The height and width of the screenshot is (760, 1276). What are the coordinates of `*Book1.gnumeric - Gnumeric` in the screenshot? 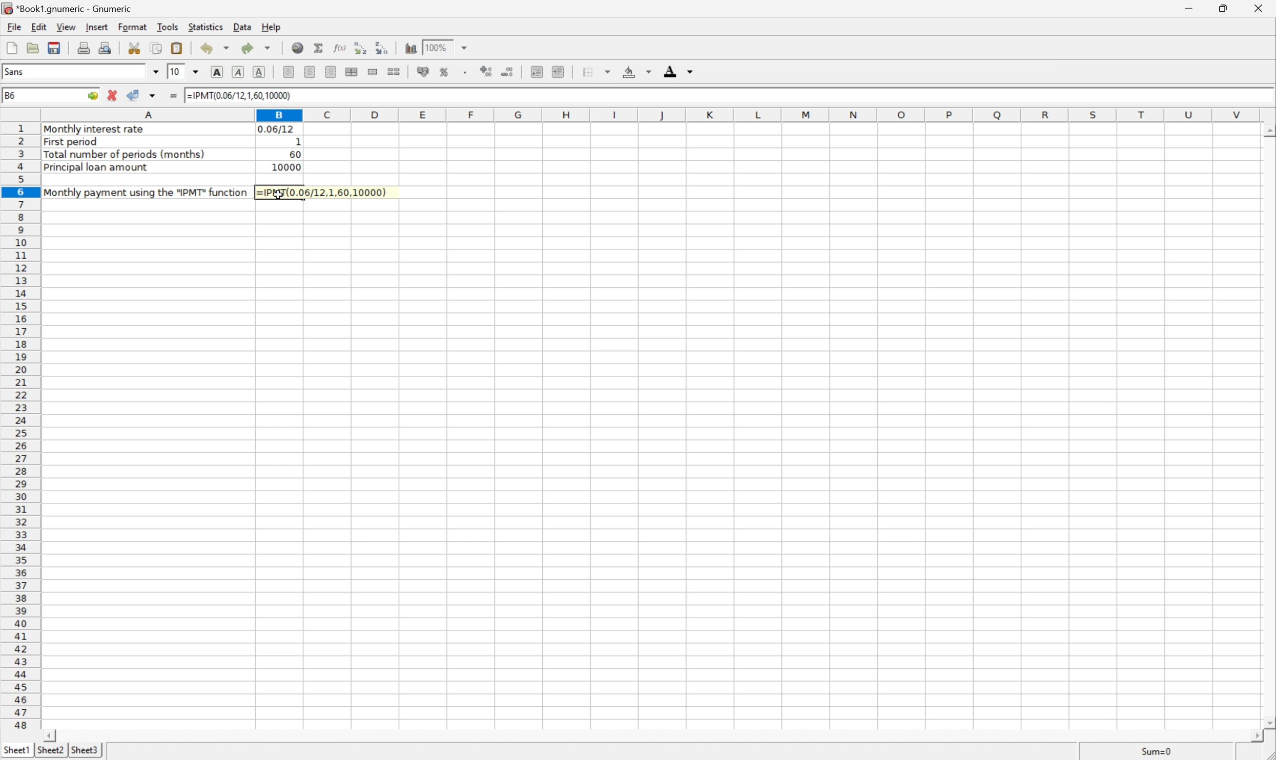 It's located at (71, 8).